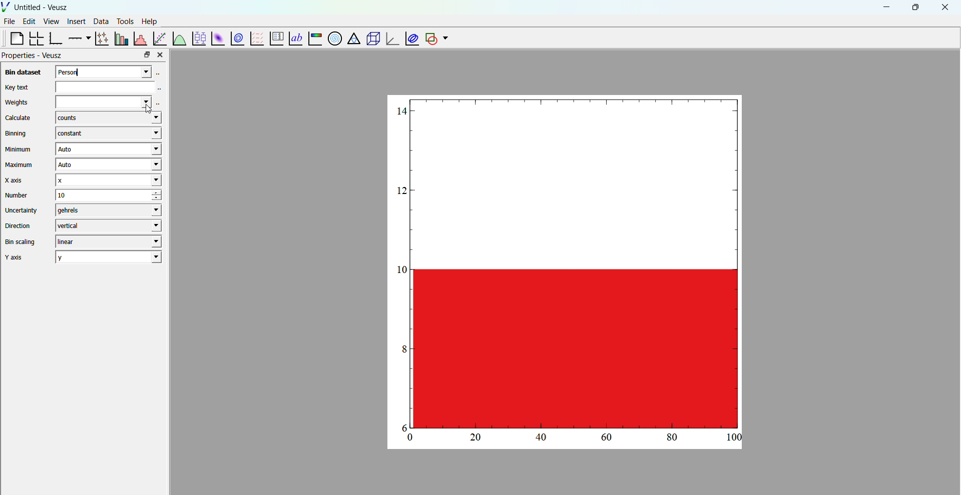 The image size is (961, 495). Describe the element at coordinates (140, 37) in the screenshot. I see `Histogram of a dataset` at that location.